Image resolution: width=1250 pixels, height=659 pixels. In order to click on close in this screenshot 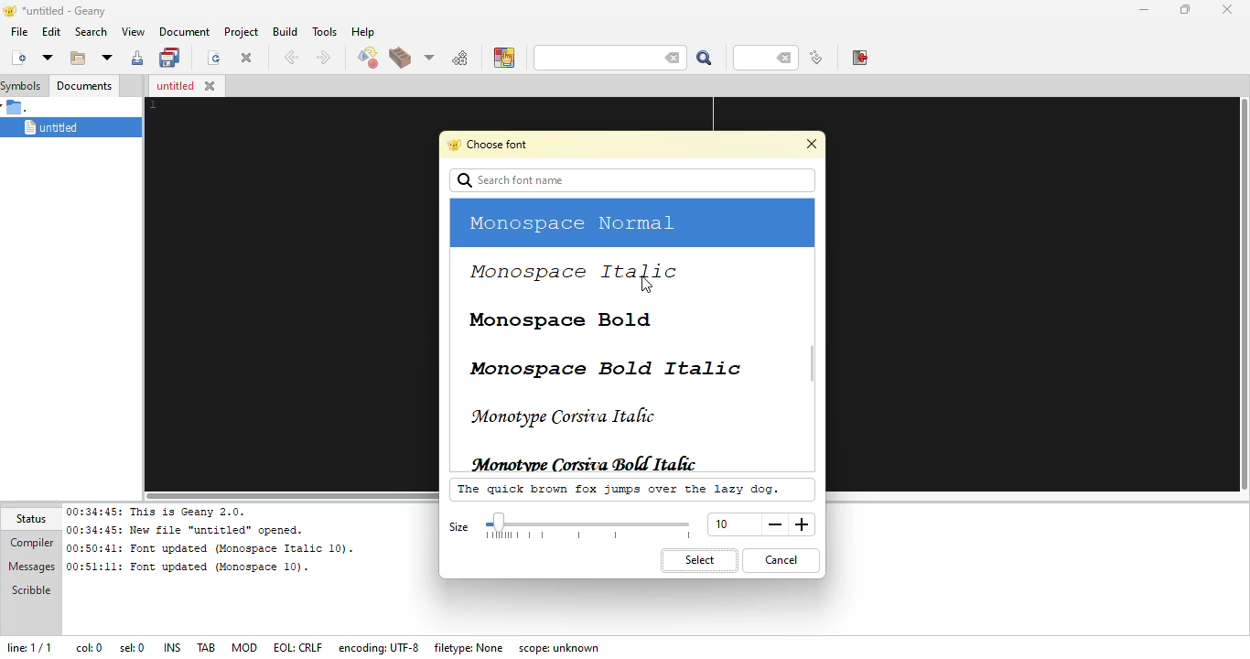, I will do `click(210, 86)`.